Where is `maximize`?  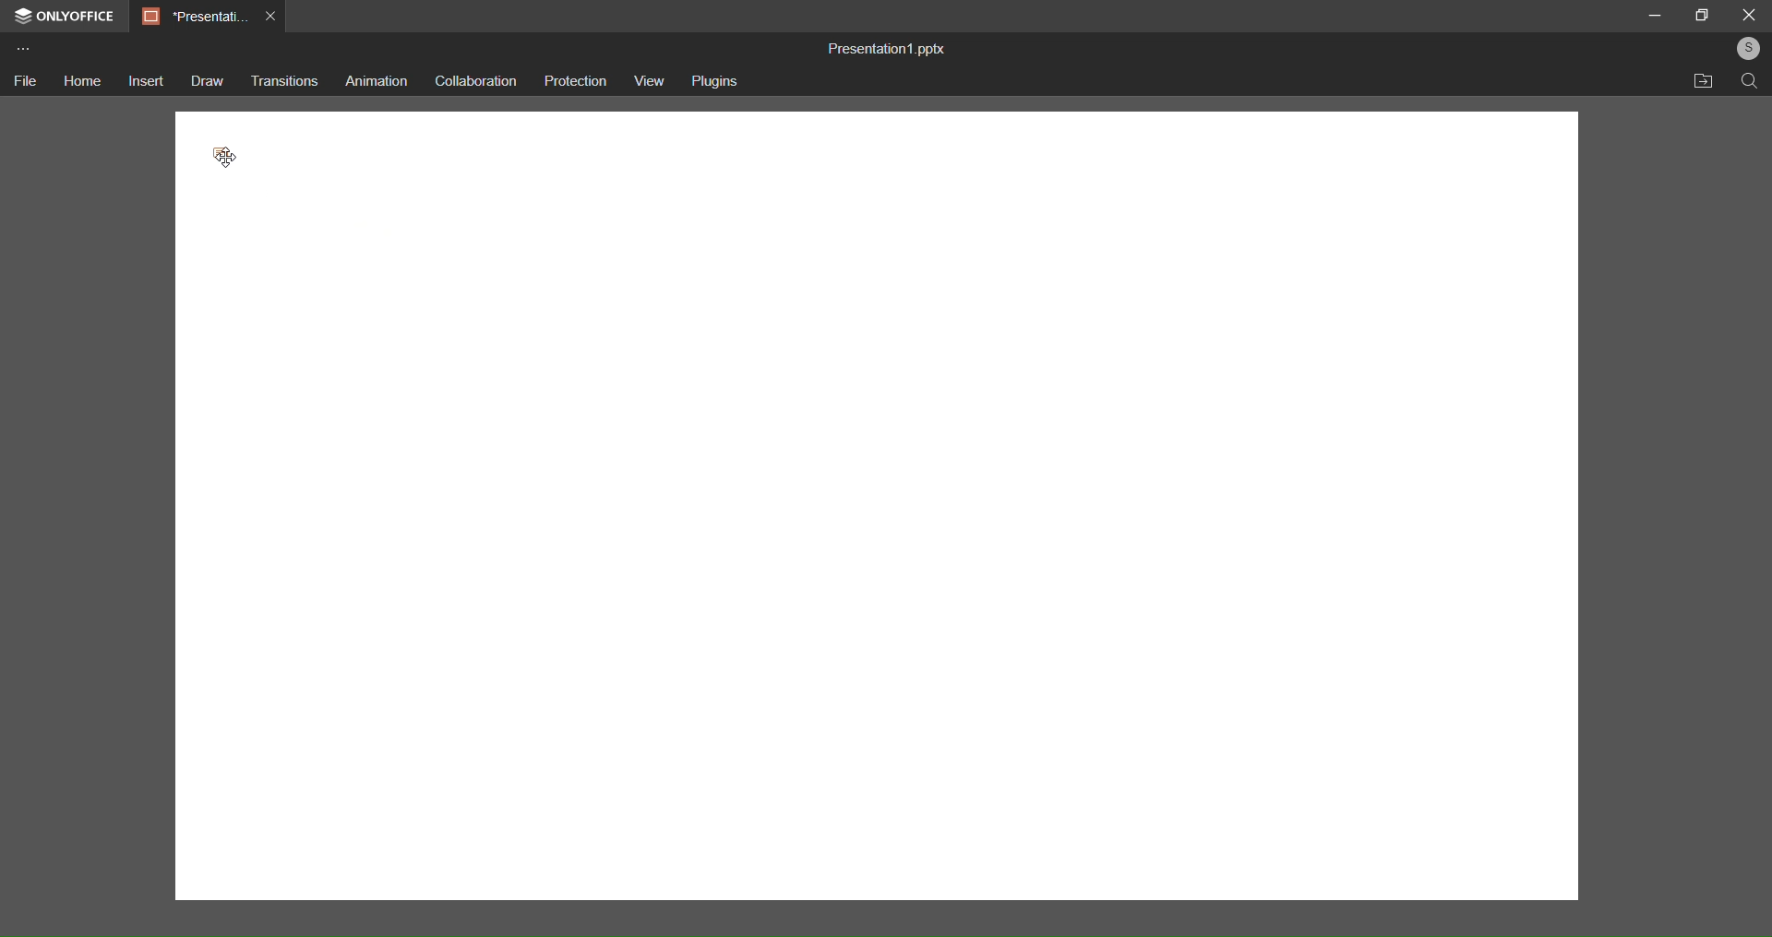 maximize is located at coordinates (1702, 15).